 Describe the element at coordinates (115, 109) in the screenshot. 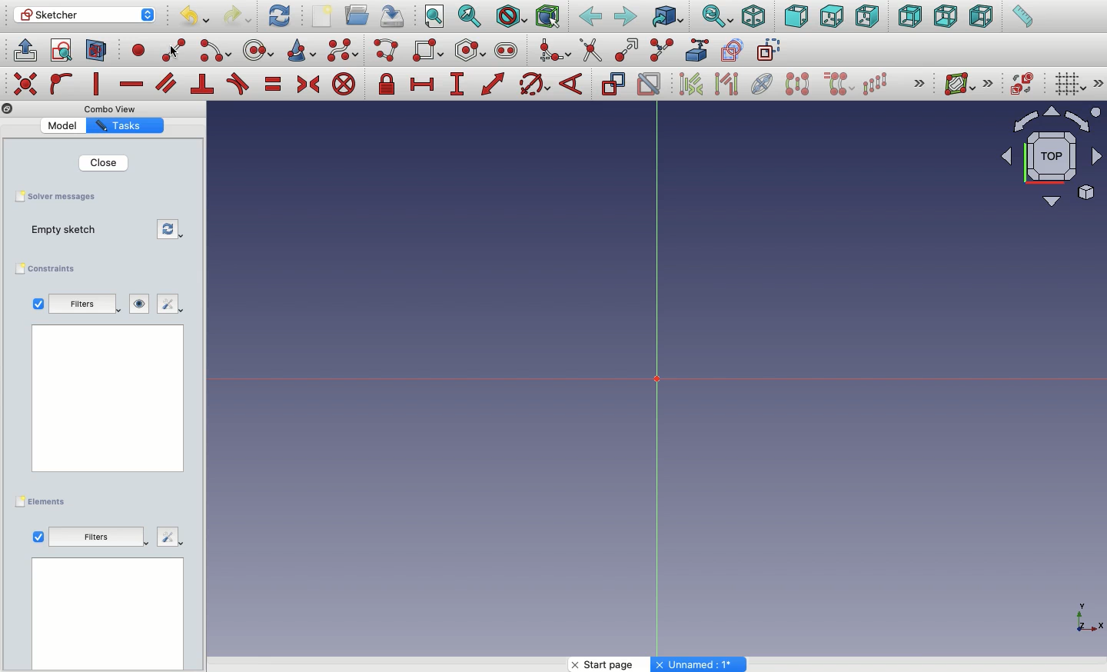

I see `` at that location.